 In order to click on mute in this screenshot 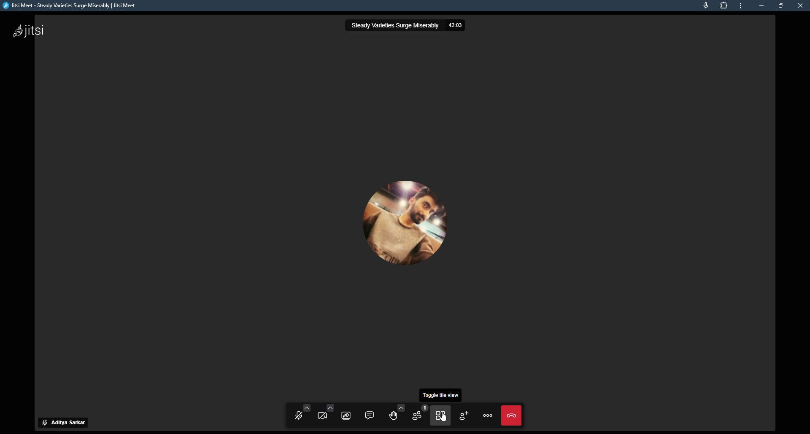, I will do `click(43, 422)`.